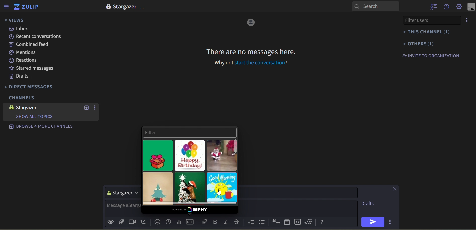 This screenshot has height=230, width=476. I want to click on there are no message here., so click(251, 51).